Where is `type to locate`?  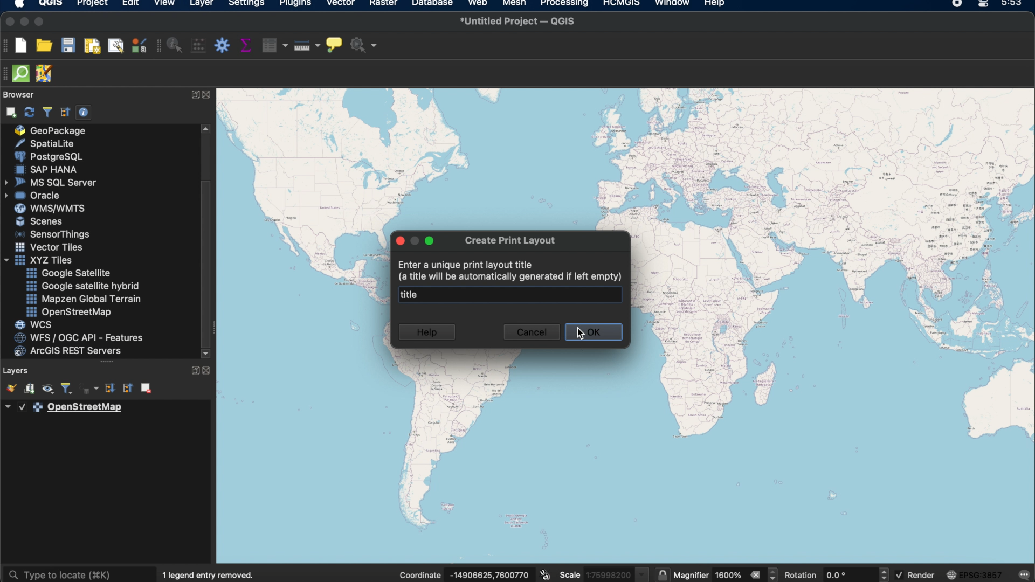
type to locate is located at coordinates (80, 572).